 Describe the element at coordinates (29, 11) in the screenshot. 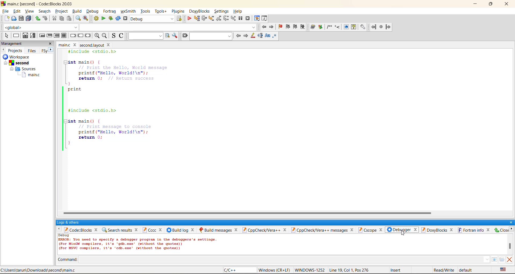

I see `view` at that location.